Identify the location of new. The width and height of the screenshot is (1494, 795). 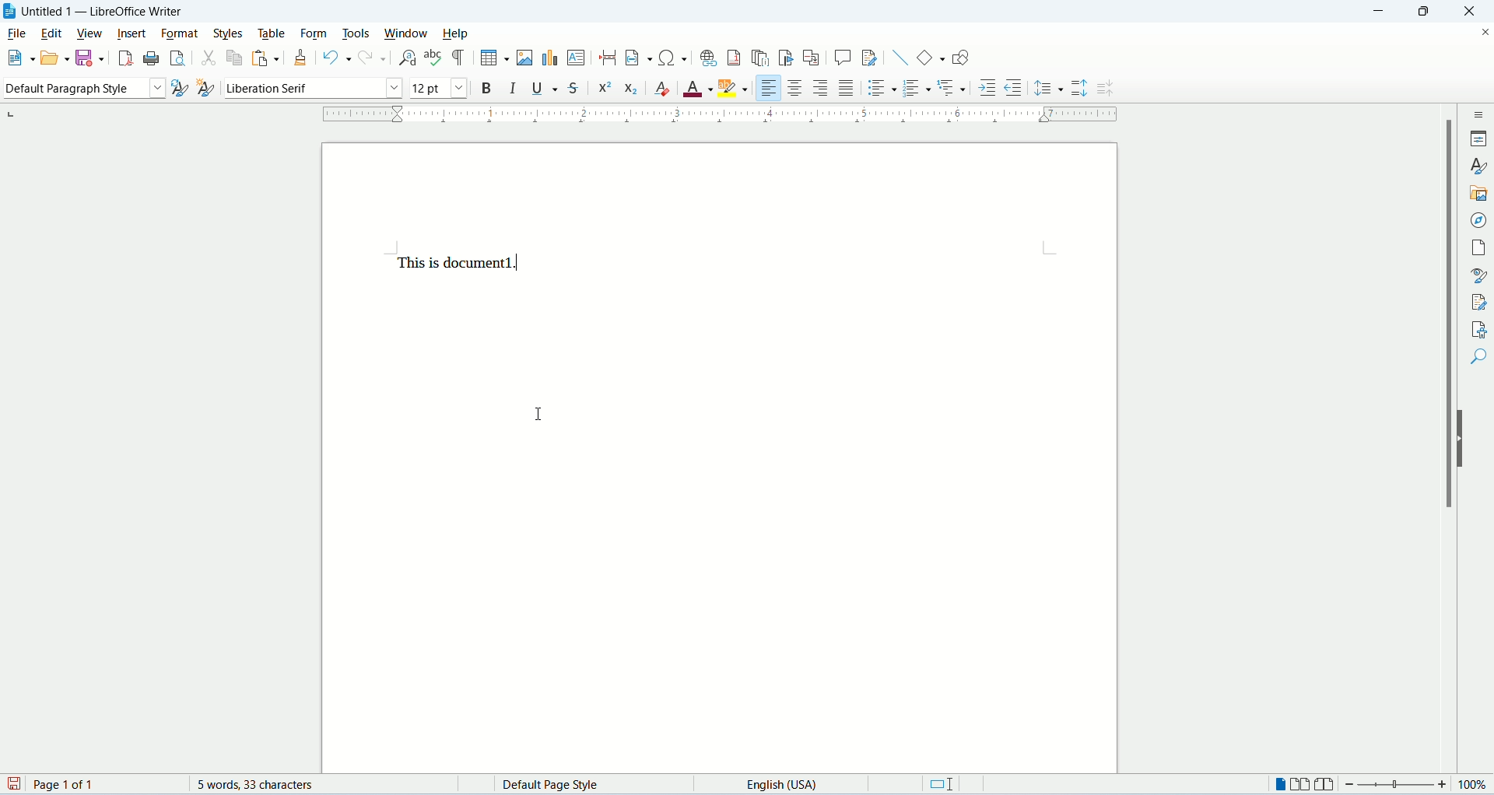
(19, 57).